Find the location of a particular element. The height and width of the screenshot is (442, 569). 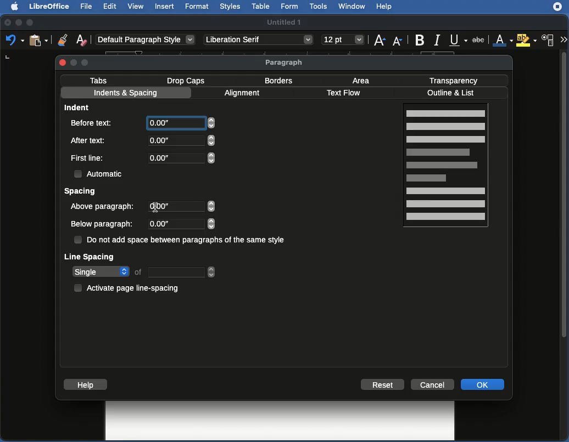

After text is located at coordinates (90, 140).